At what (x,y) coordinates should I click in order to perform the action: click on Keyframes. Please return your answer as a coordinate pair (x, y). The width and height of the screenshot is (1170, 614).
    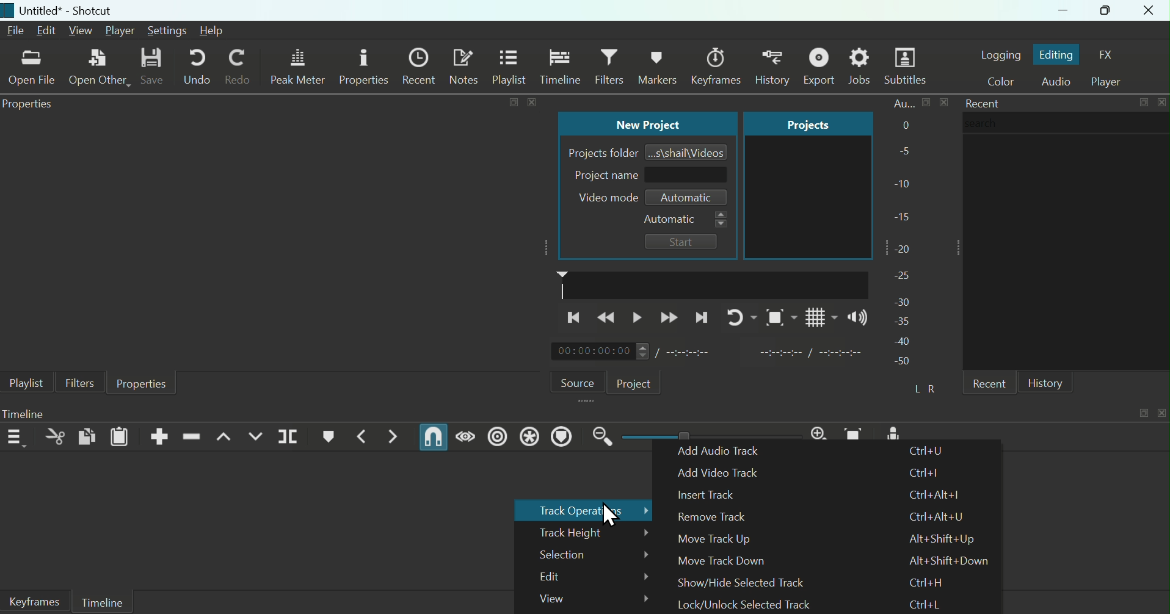
    Looking at the image, I should click on (771, 64).